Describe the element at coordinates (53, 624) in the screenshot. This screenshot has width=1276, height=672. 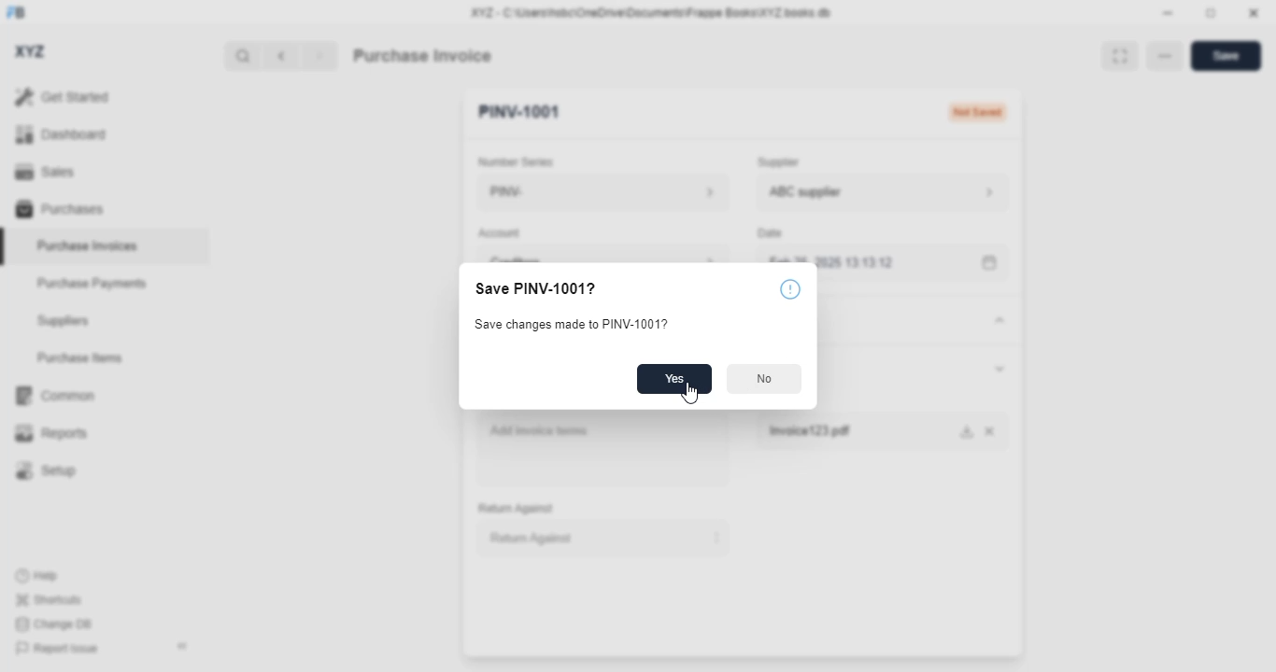
I see `change DB` at that location.